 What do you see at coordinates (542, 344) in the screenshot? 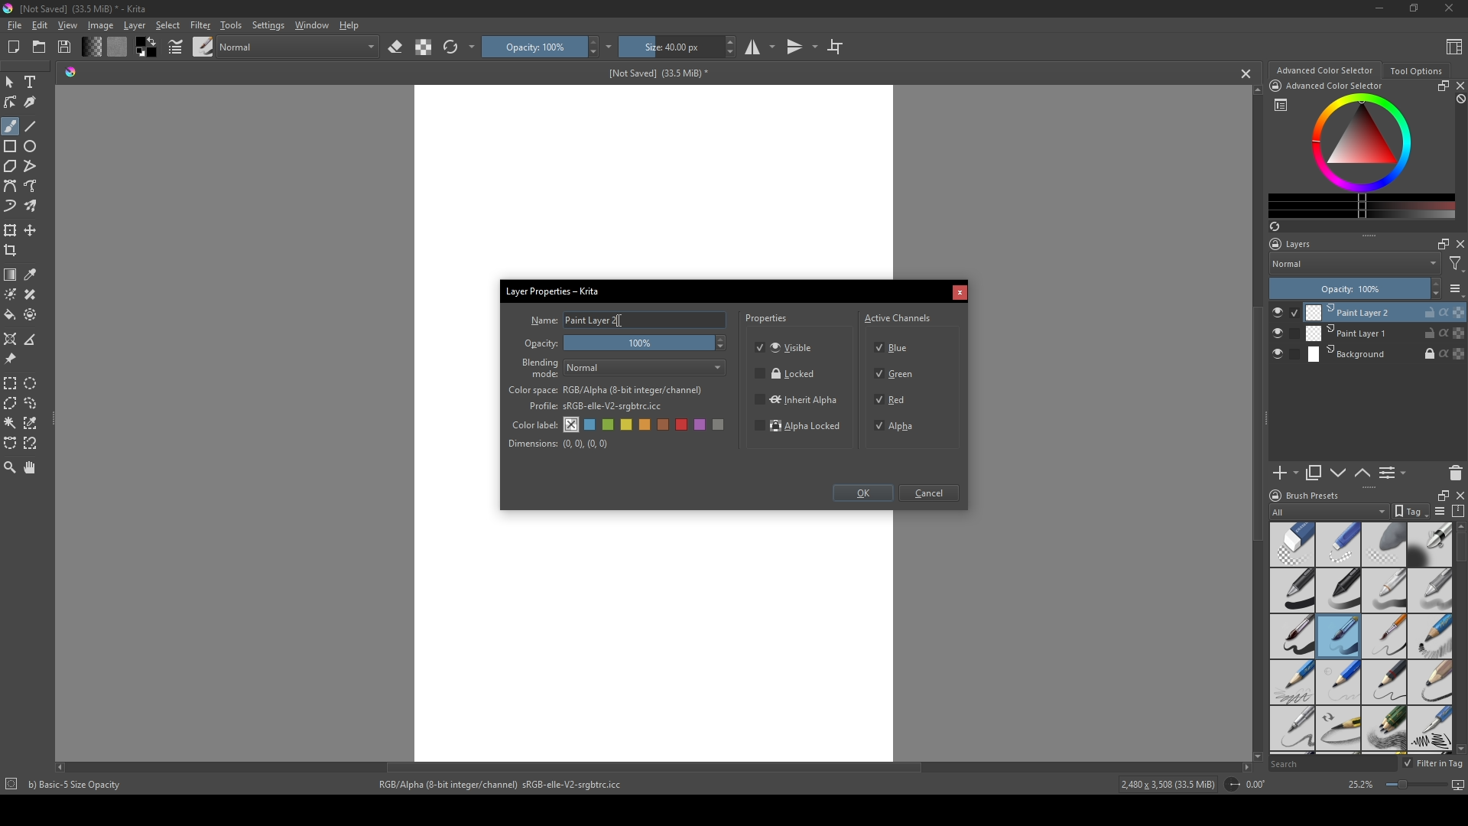
I see `Opacity` at bounding box center [542, 344].